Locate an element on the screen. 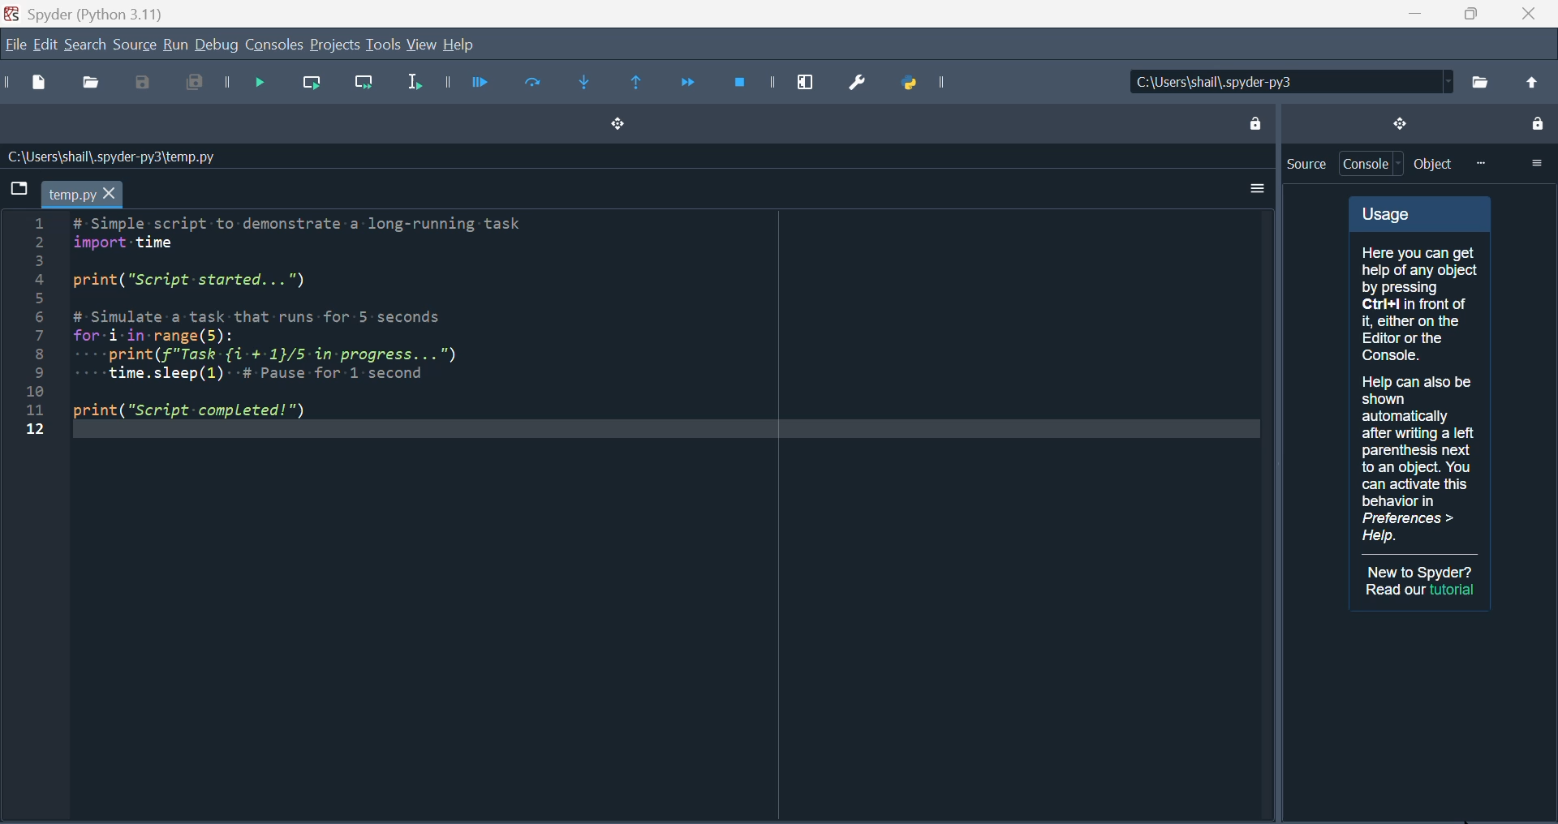  run current file is located at coordinates (534, 84).